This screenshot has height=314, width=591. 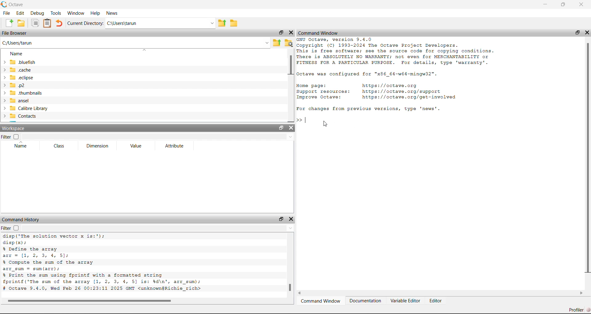 I want to click on Paste, so click(x=47, y=23).